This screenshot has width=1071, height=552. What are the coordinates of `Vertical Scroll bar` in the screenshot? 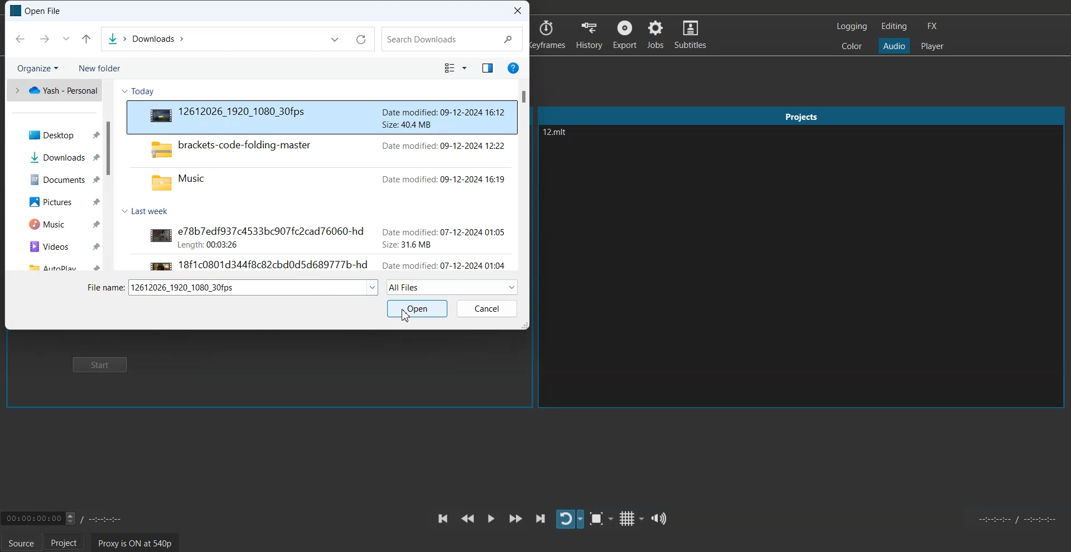 It's located at (110, 175).